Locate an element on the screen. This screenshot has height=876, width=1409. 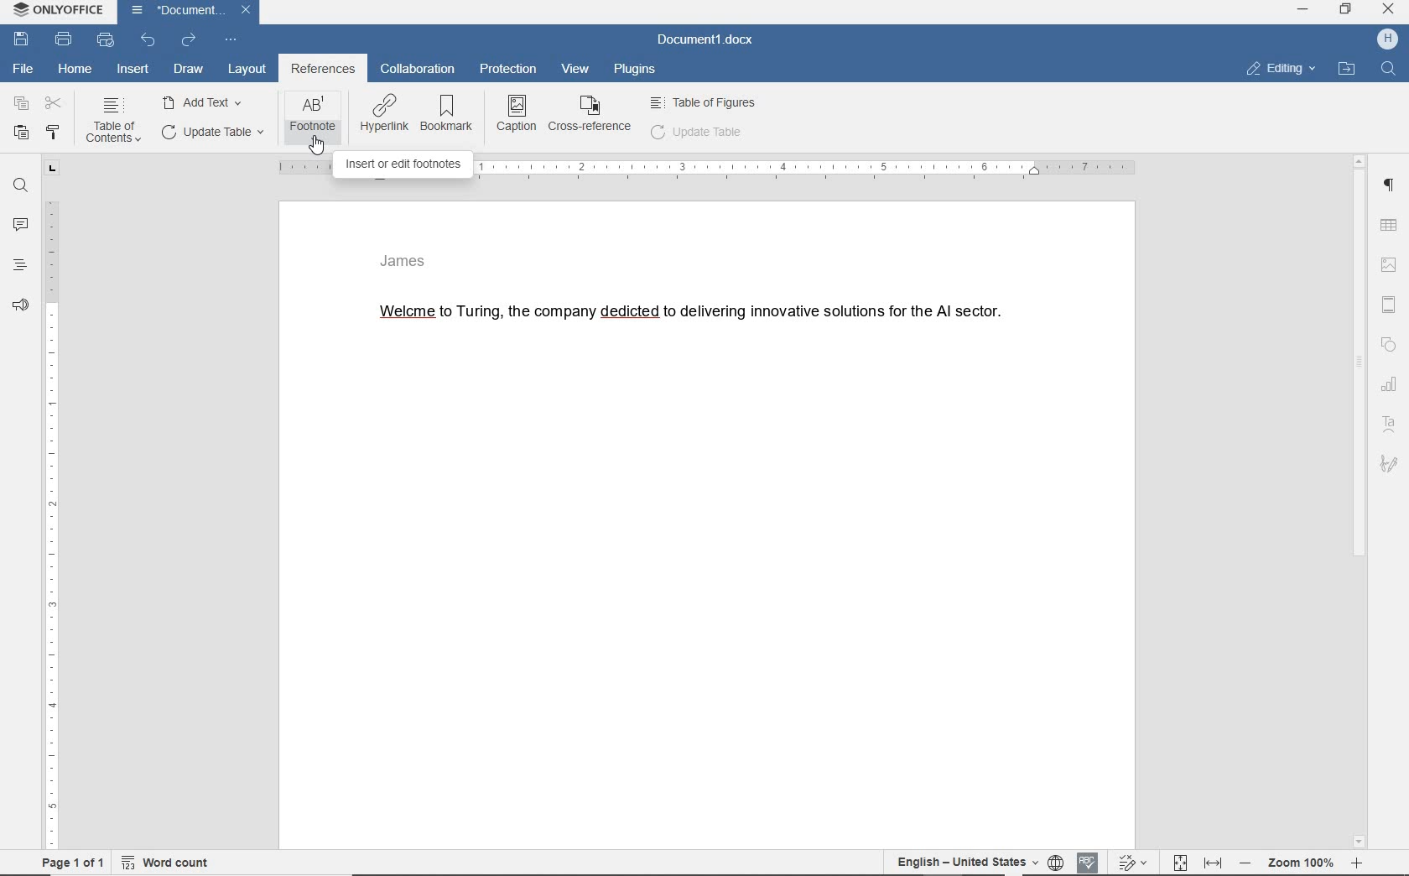
headings is located at coordinates (19, 264).